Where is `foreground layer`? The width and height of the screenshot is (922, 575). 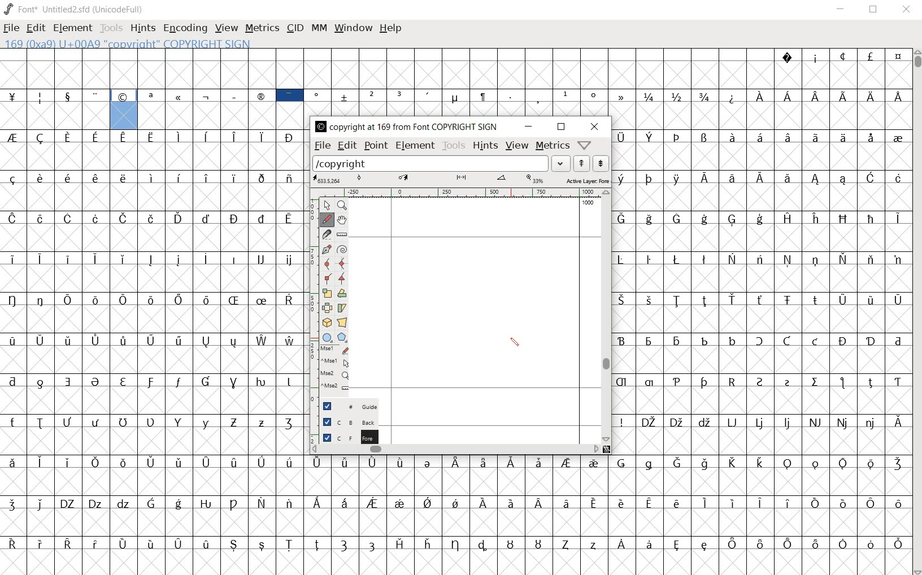 foreground layer is located at coordinates (343, 437).